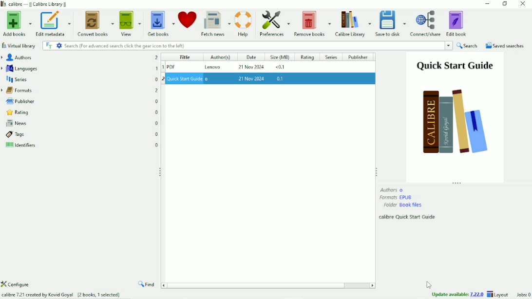  Describe the element at coordinates (504, 4) in the screenshot. I see `Restore down` at that location.